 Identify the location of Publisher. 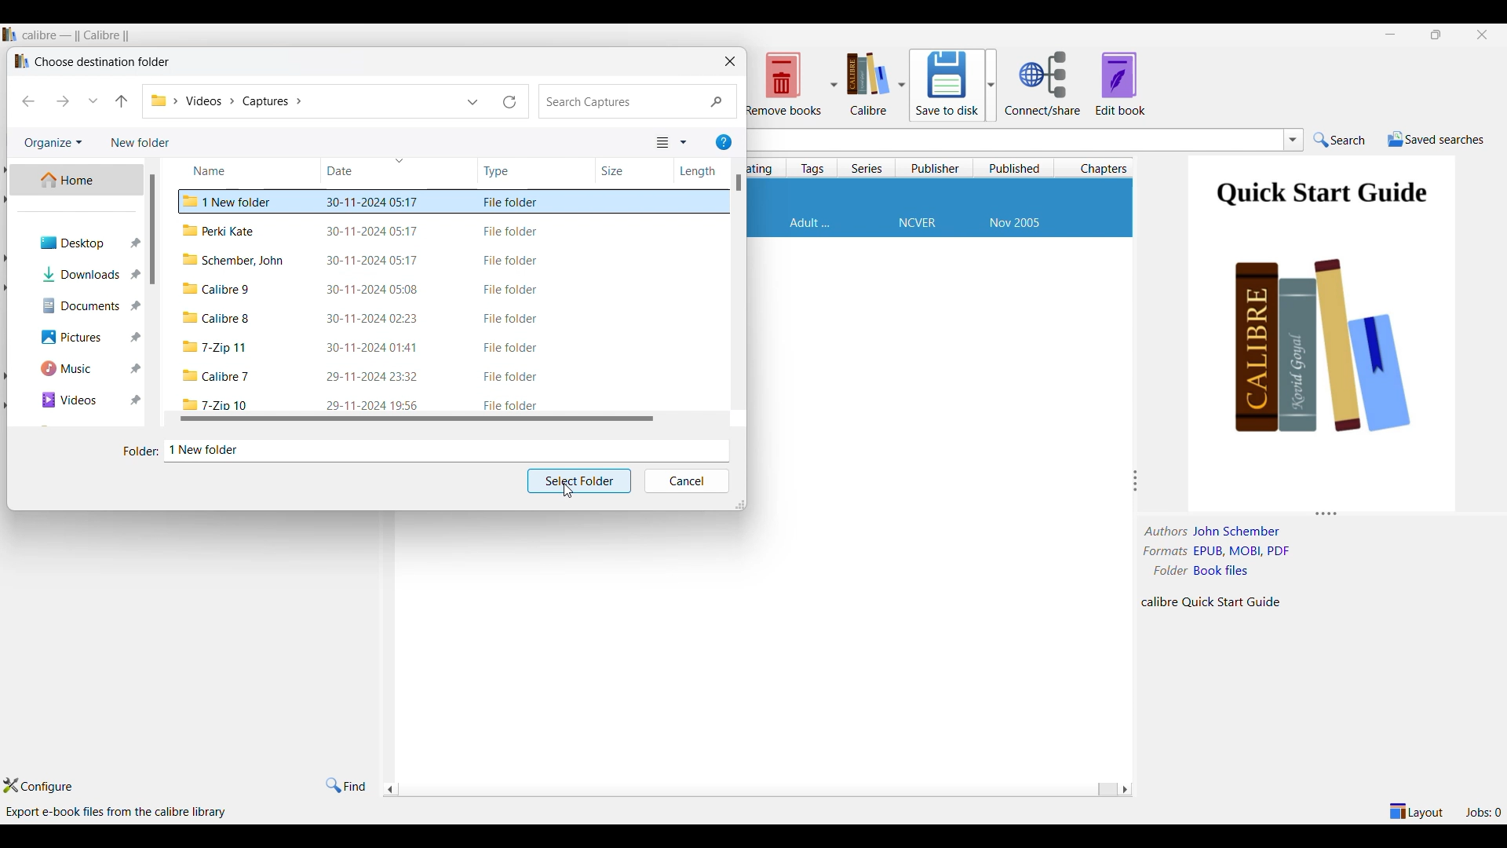
(917, 224).